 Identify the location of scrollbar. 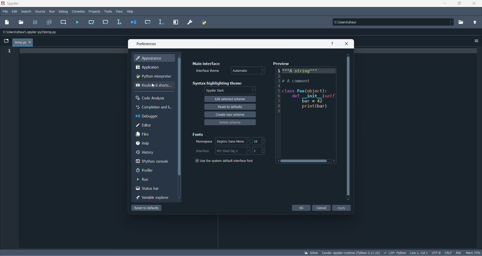
(305, 161).